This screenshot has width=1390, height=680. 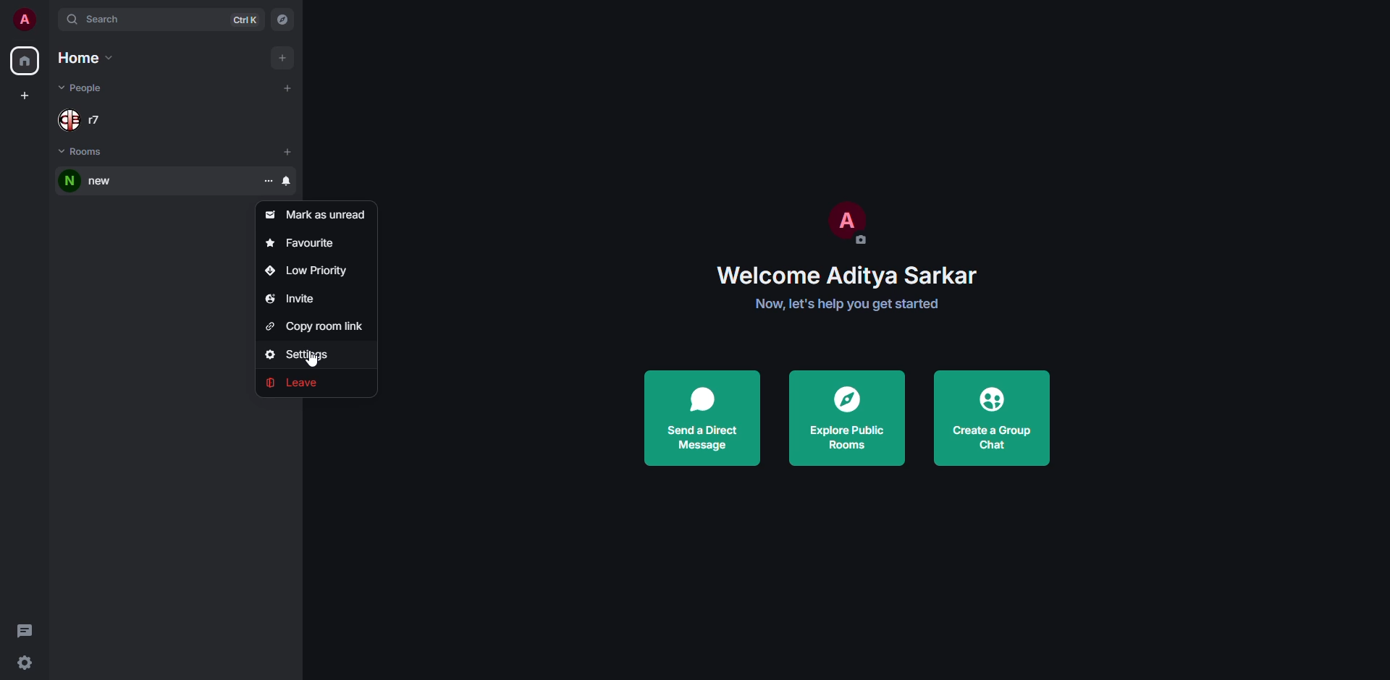 I want to click on create a group chat, so click(x=991, y=417).